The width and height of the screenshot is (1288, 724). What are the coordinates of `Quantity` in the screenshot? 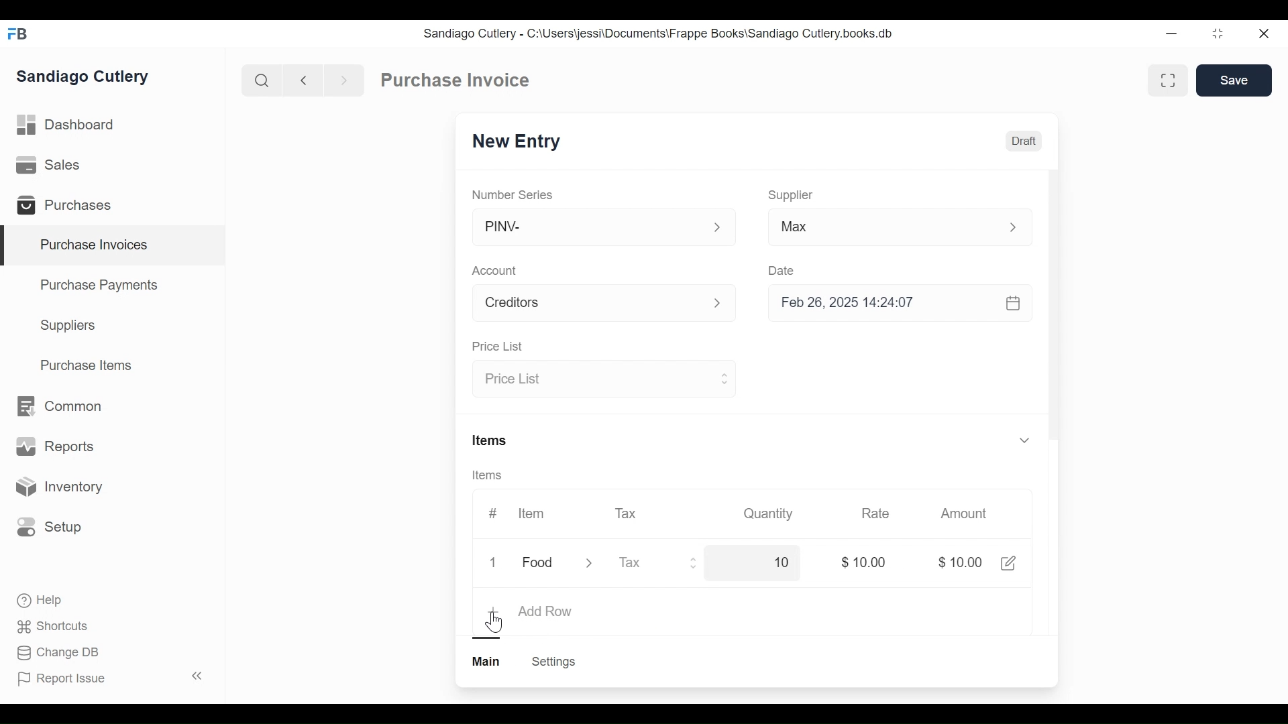 It's located at (767, 513).